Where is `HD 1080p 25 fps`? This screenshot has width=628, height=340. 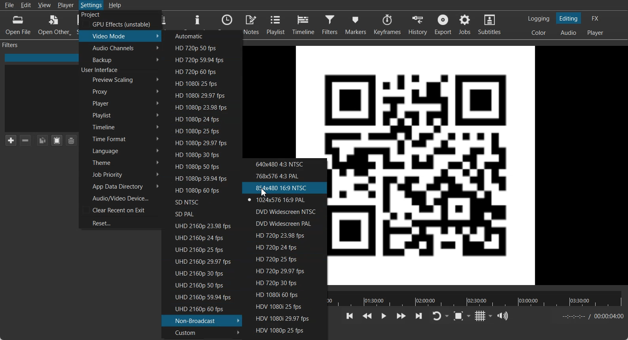
HD 1080p 25 fps is located at coordinates (200, 131).